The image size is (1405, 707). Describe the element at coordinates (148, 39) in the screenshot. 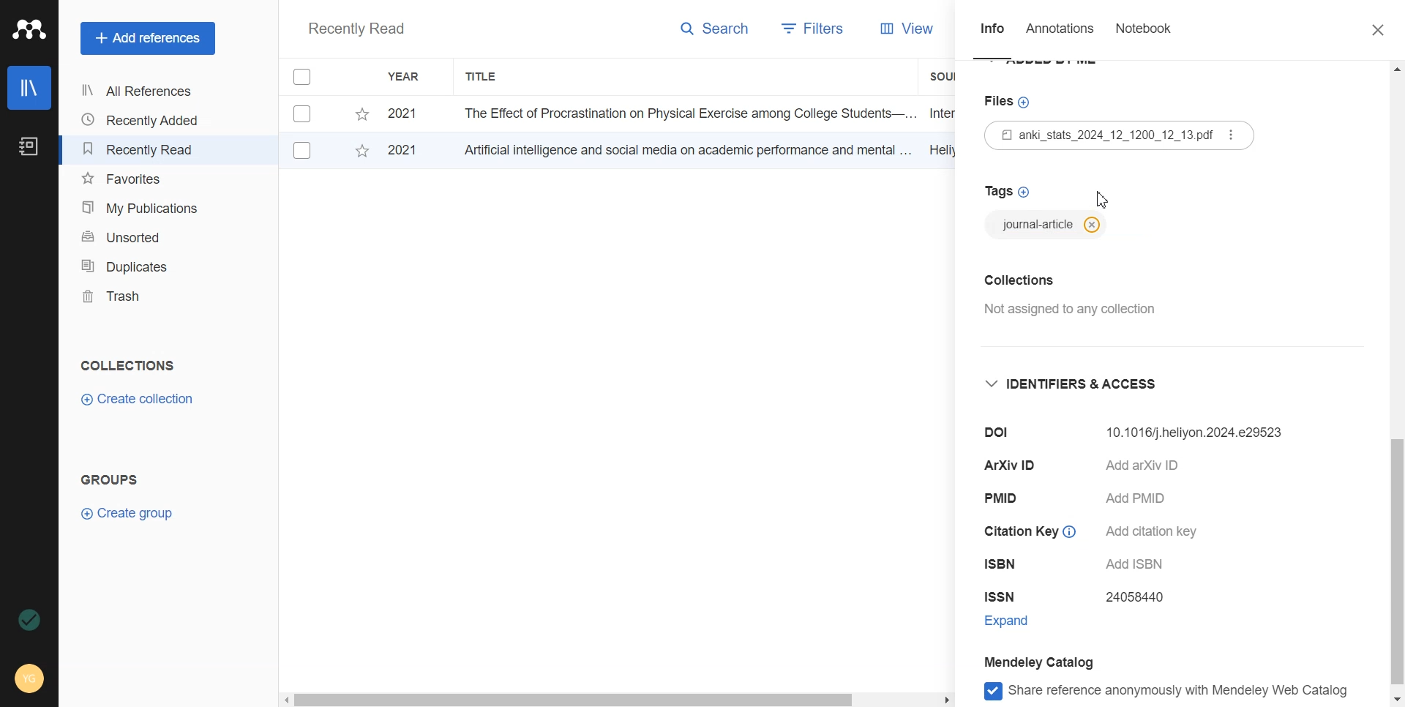

I see `Add references` at that location.